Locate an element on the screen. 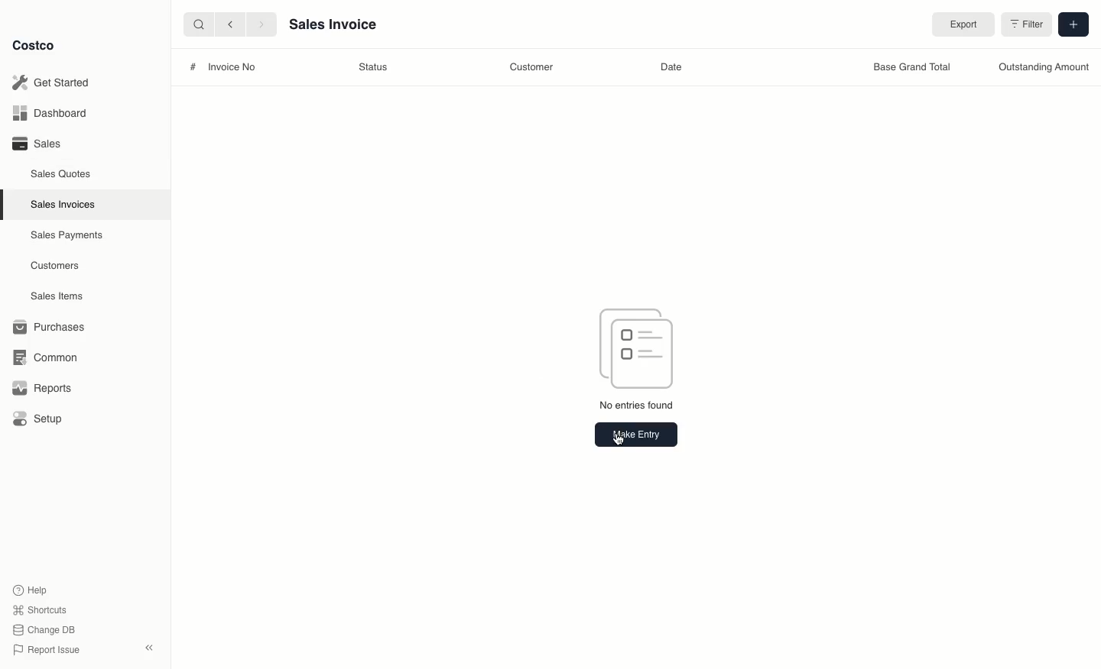 This screenshot has height=669, width=1101. Invoice No is located at coordinates (232, 67).